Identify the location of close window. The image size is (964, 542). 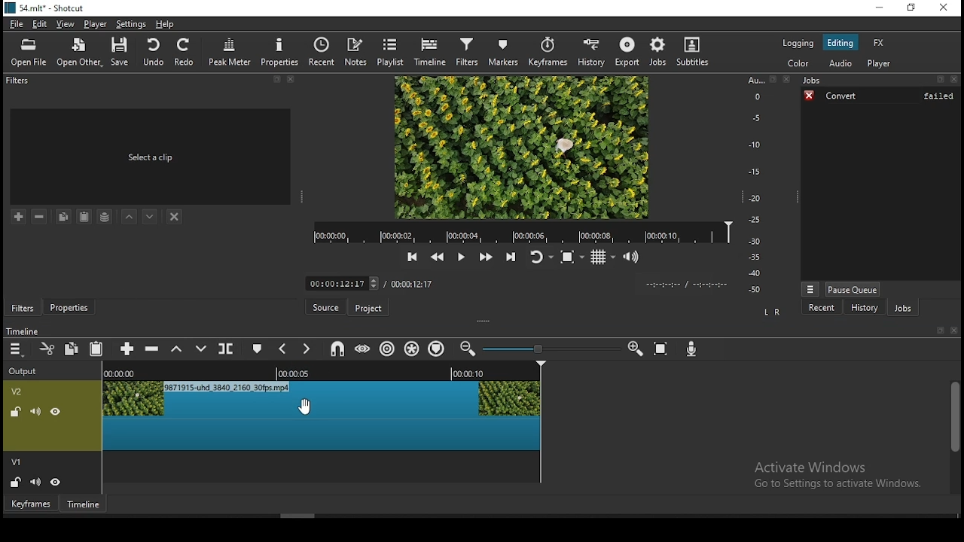
(942, 8).